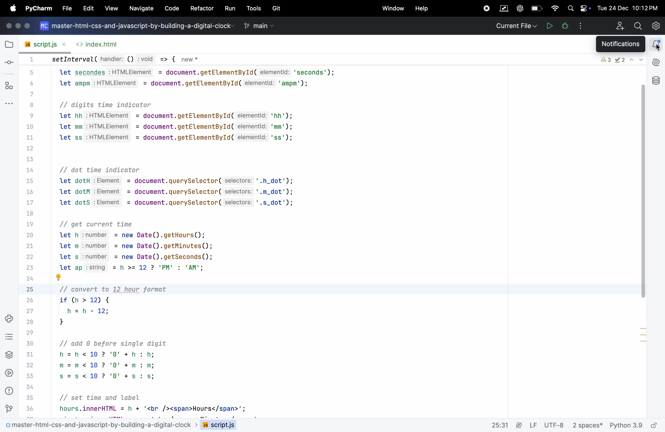 This screenshot has width=665, height=432. What do you see at coordinates (563, 26) in the screenshot?
I see `bugs` at bounding box center [563, 26].